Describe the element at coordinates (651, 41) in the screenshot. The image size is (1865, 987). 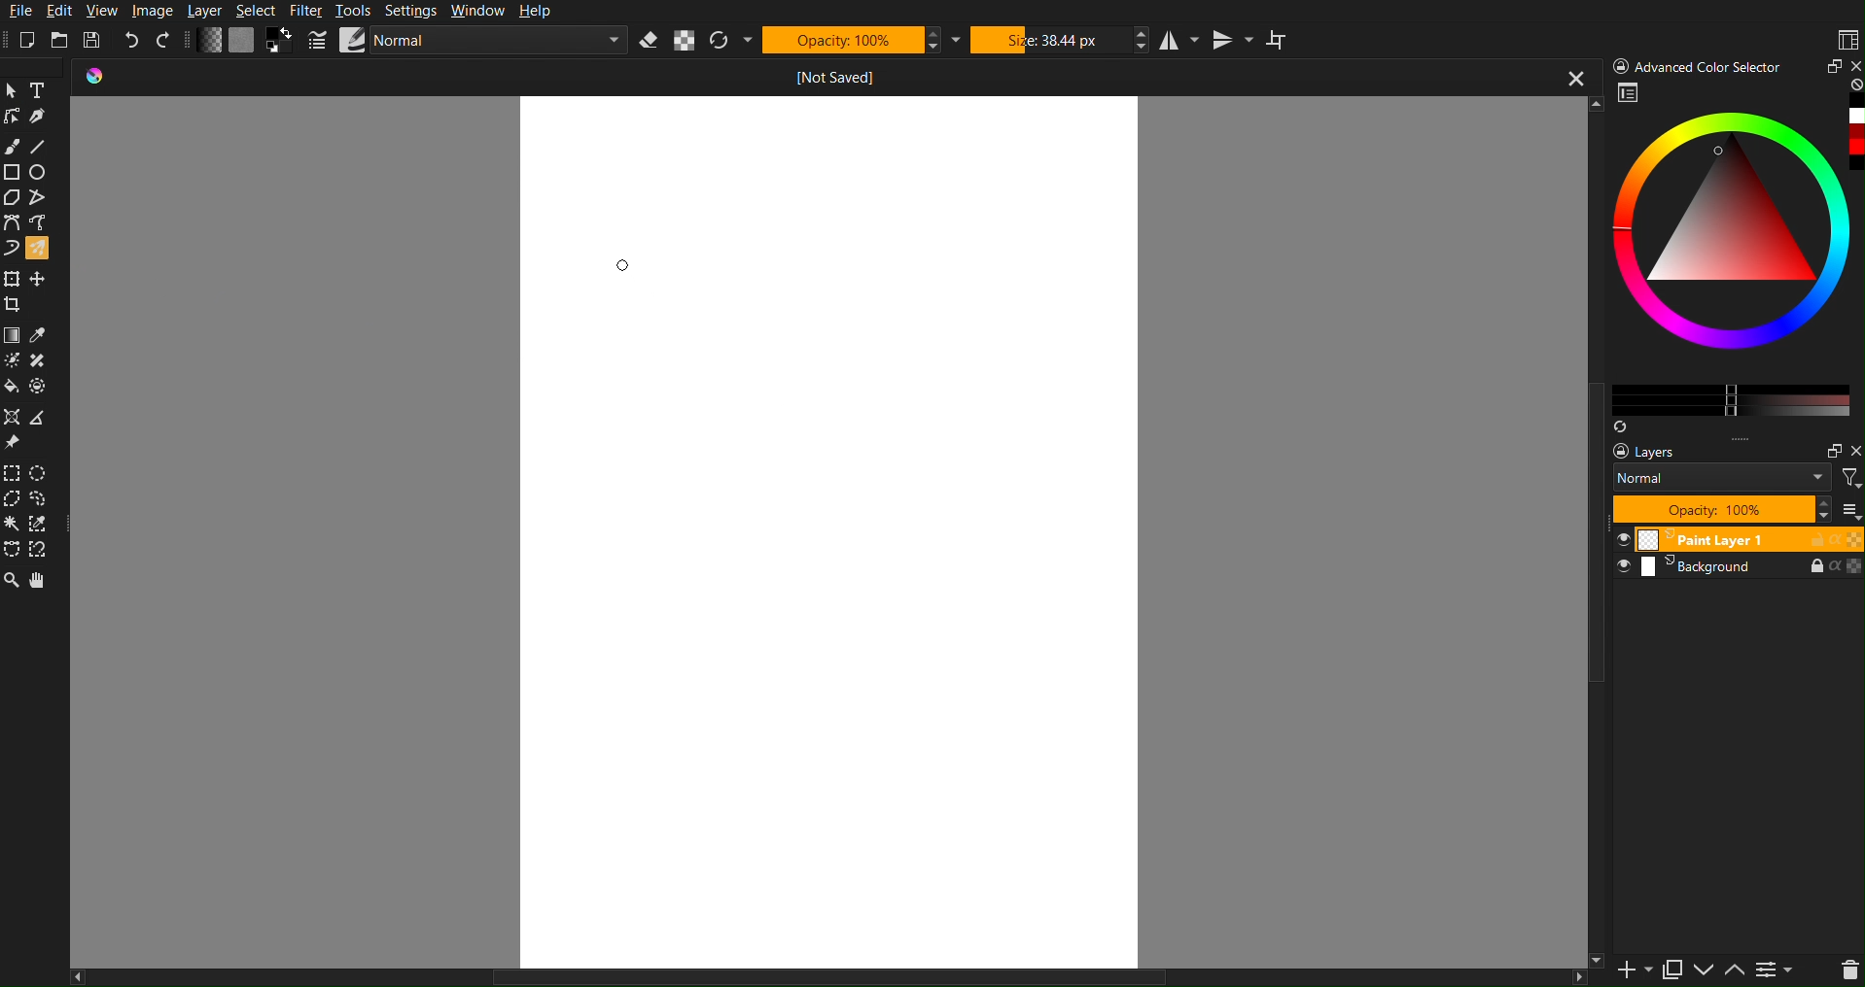
I see `Erase` at that location.